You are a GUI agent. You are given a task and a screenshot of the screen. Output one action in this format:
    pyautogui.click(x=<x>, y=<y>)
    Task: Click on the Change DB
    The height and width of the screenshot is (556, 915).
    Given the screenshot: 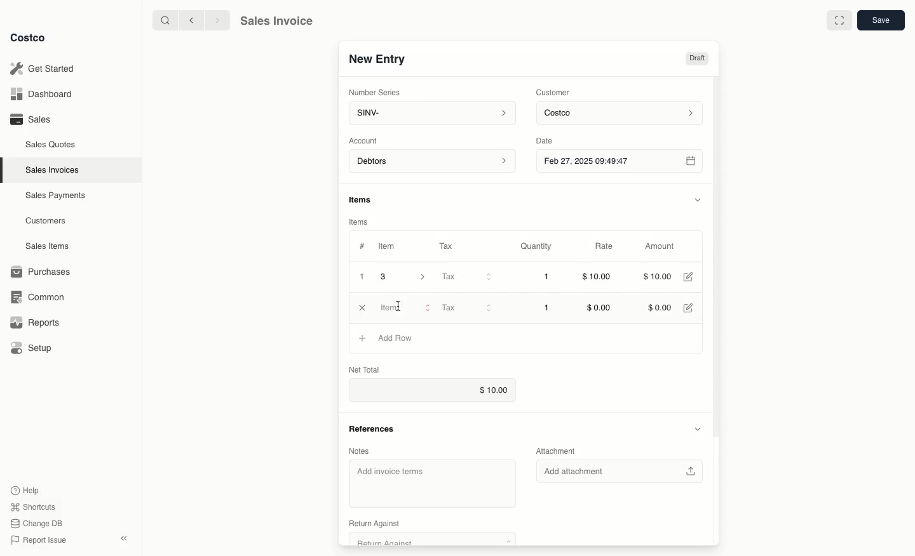 What is the action you would take?
    pyautogui.click(x=38, y=522)
    